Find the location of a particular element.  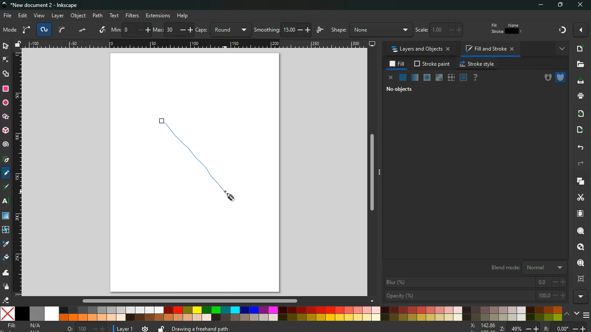

path is located at coordinates (98, 15).